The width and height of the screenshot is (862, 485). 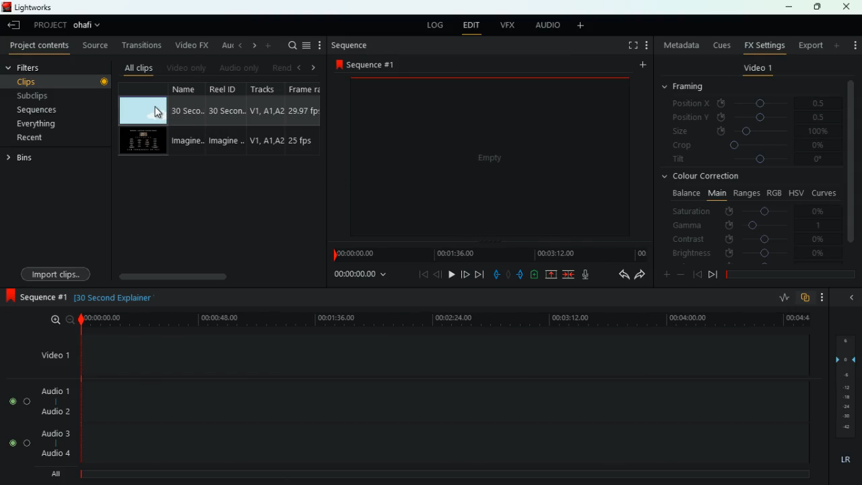 I want to click on colour correction, so click(x=706, y=176).